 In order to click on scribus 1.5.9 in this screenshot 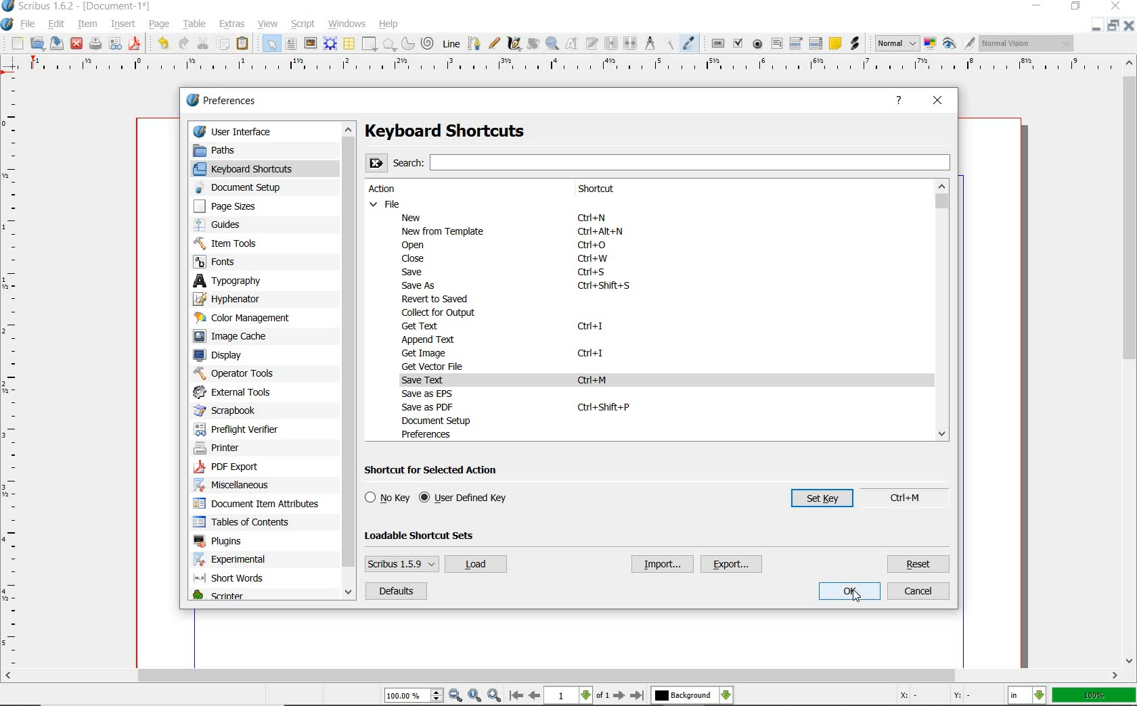, I will do `click(401, 563)`.